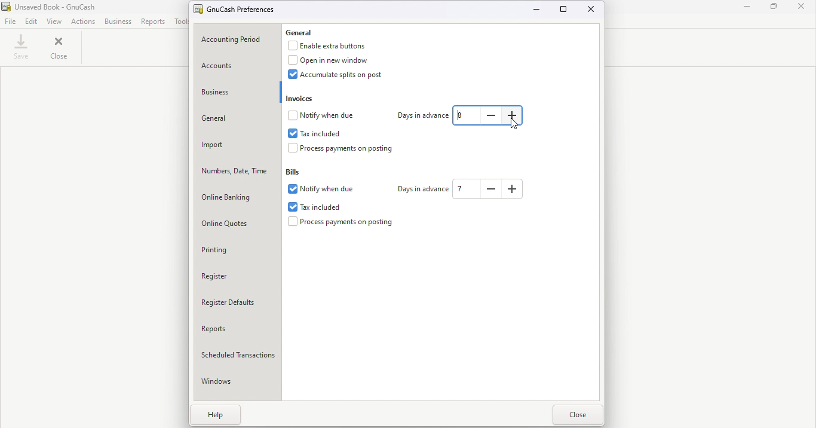 Image resolution: width=816 pixels, height=428 pixels. Describe the element at coordinates (237, 120) in the screenshot. I see `General` at that location.